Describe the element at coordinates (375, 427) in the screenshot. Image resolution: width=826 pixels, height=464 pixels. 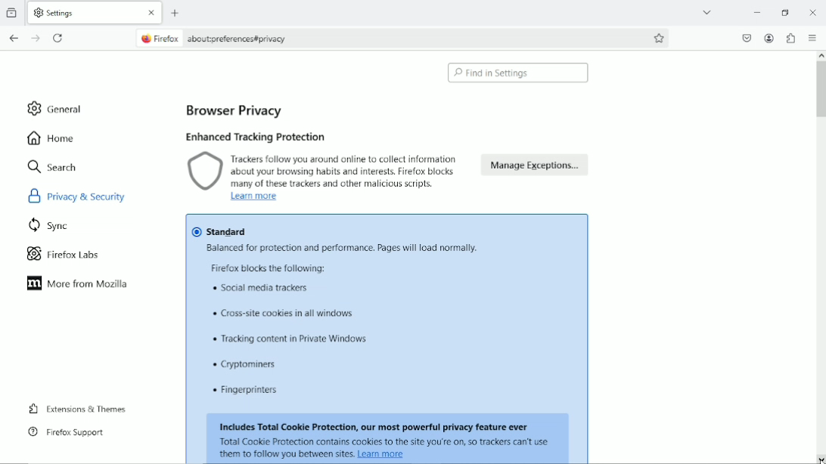
I see `text` at that location.